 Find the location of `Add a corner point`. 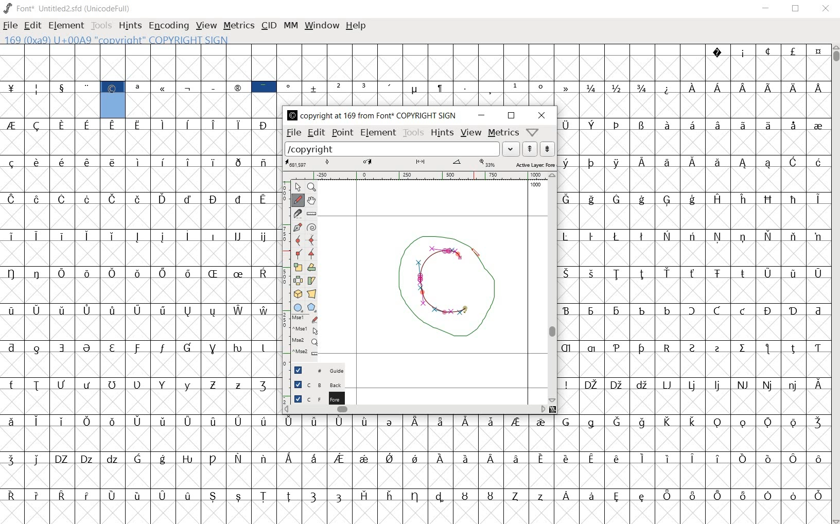

Add a corner point is located at coordinates (311, 254).